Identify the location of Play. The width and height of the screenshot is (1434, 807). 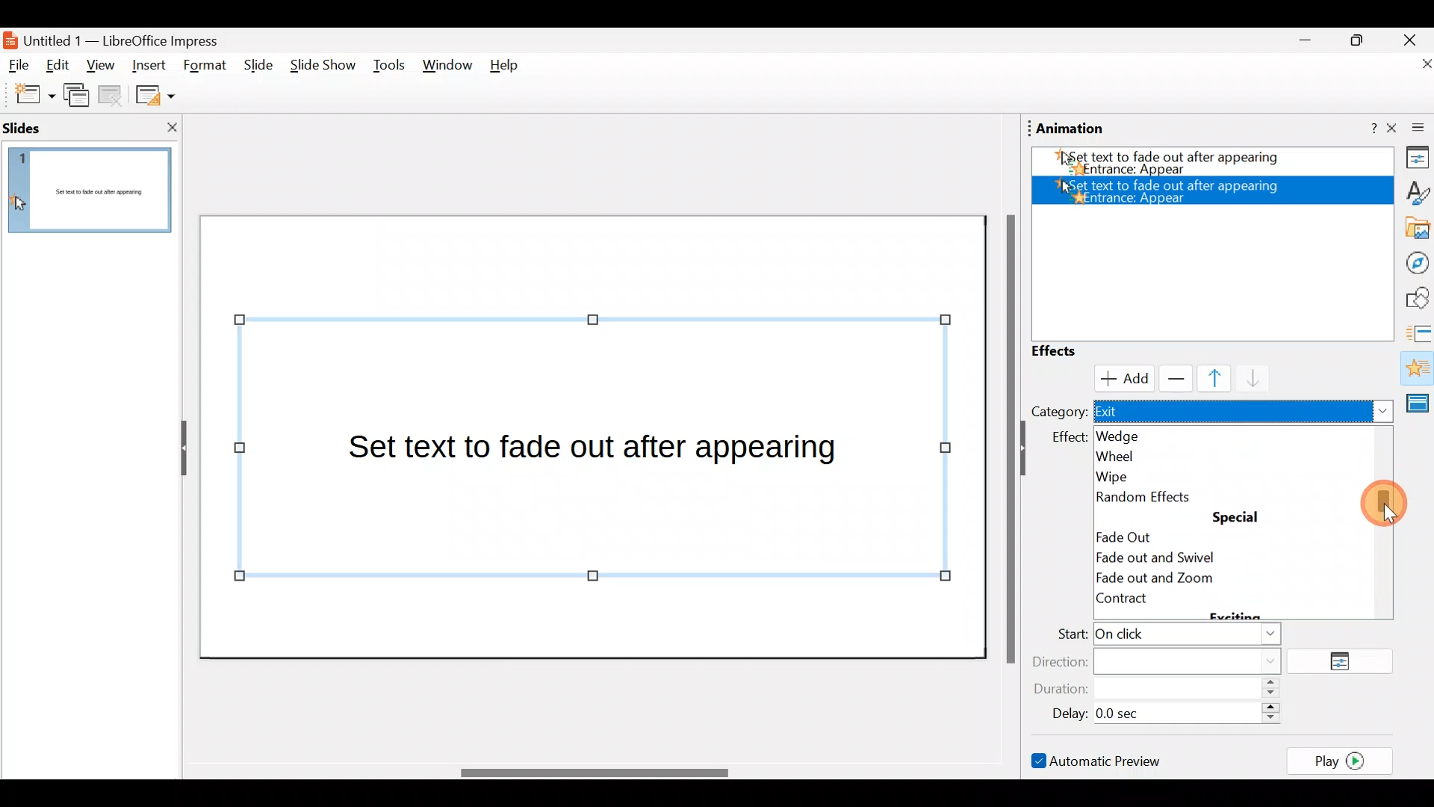
(1344, 760).